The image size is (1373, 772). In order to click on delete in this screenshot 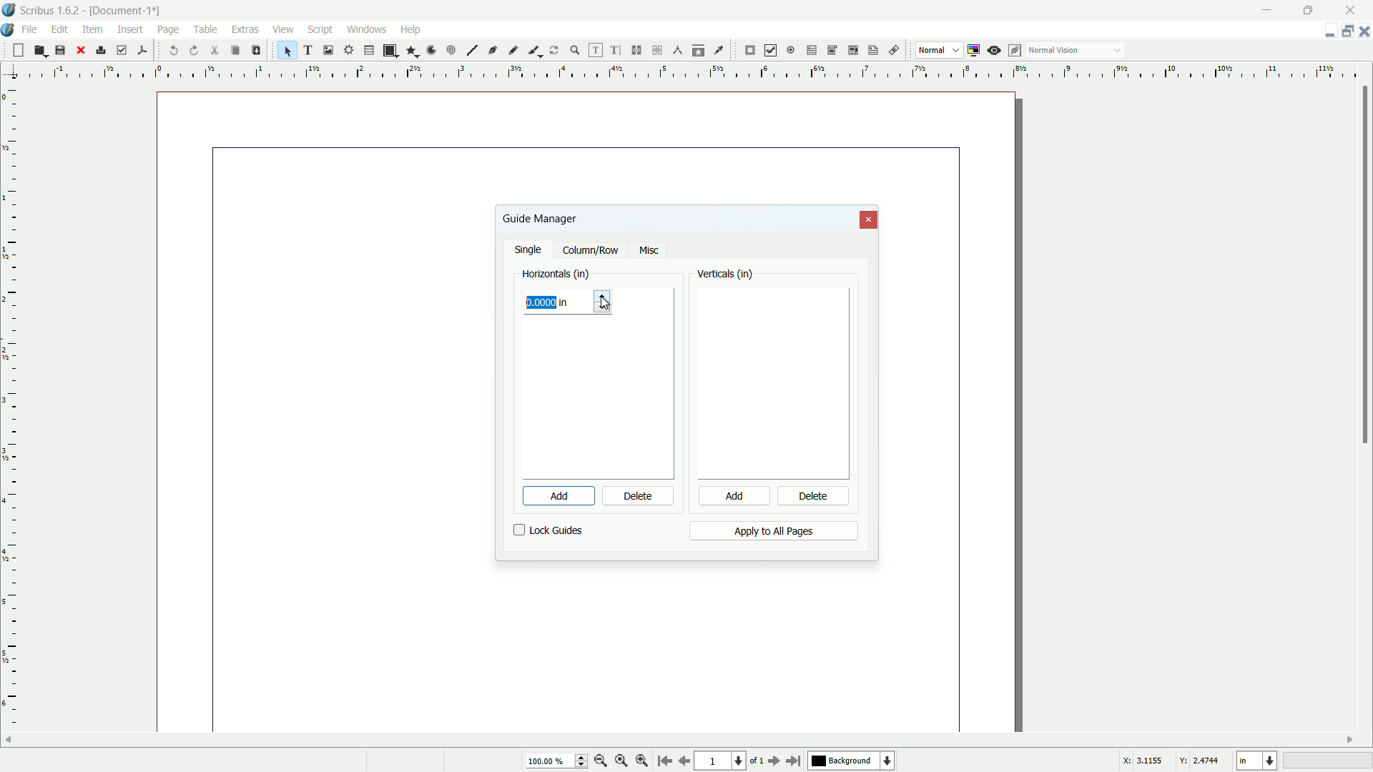, I will do `click(639, 497)`.